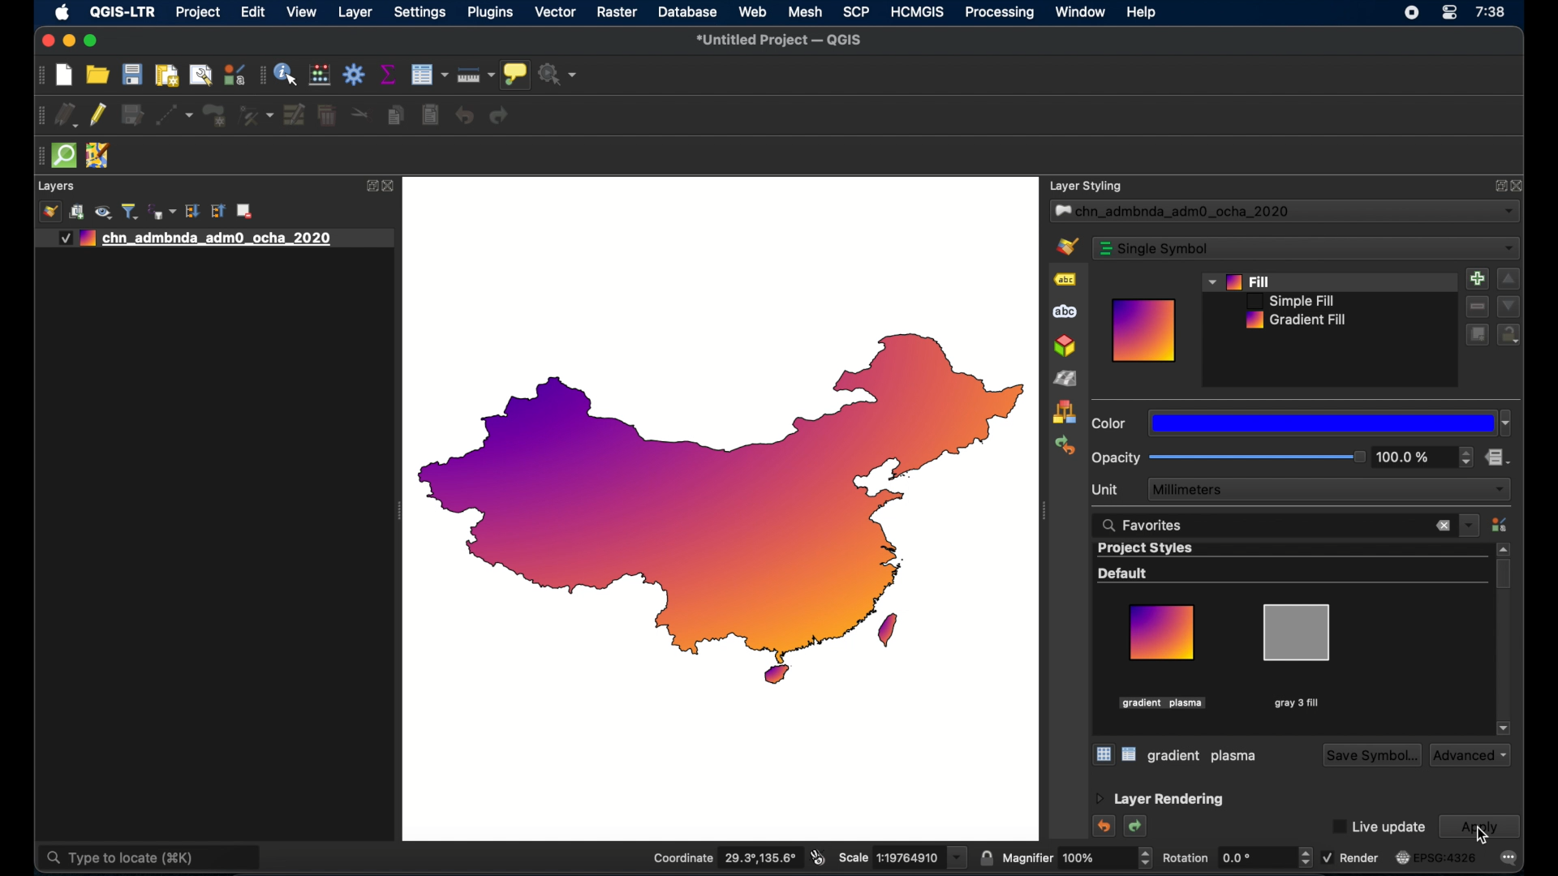  I want to click on current layer edits, so click(67, 115).